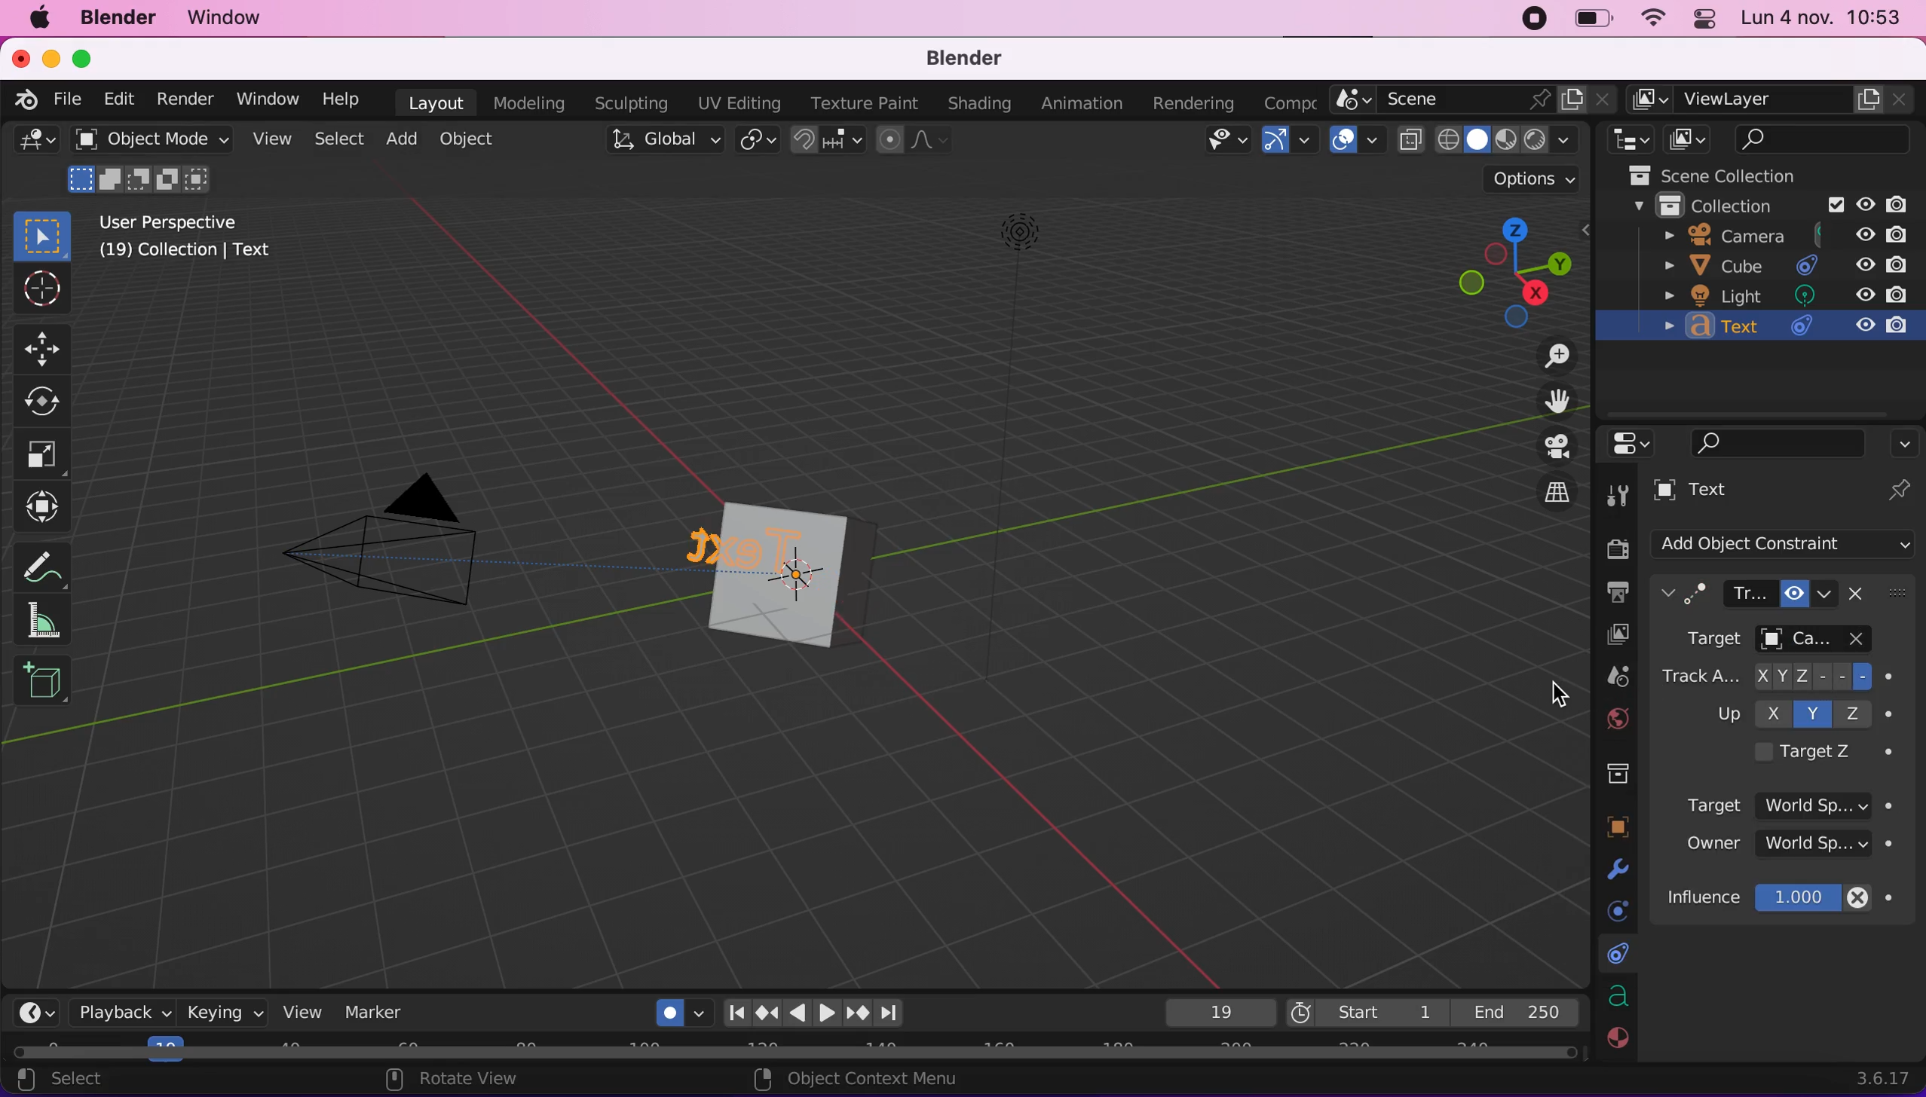  I want to click on measure, so click(52, 621).